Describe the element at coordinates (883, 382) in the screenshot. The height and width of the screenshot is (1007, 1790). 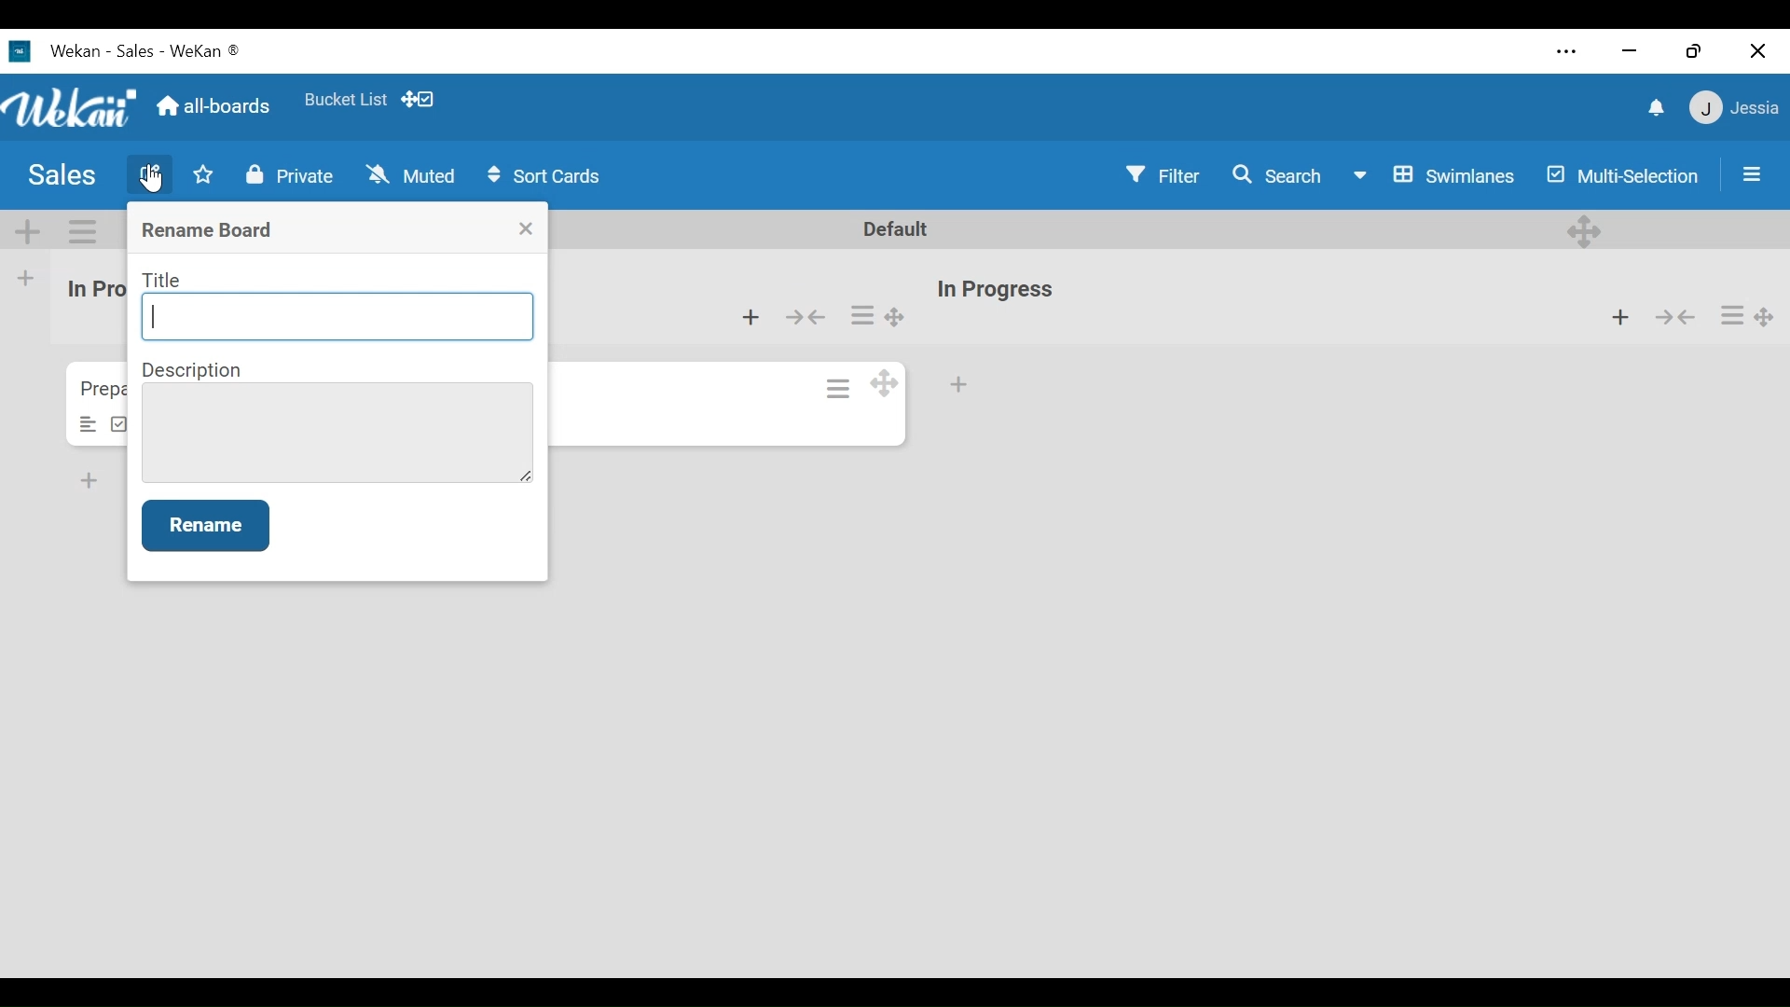
I see `Desktop drag handle` at that location.